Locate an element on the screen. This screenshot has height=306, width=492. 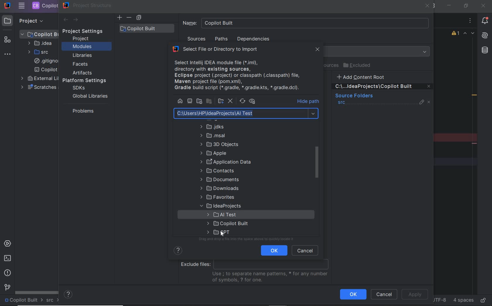
make file ready only is located at coordinates (483, 300).